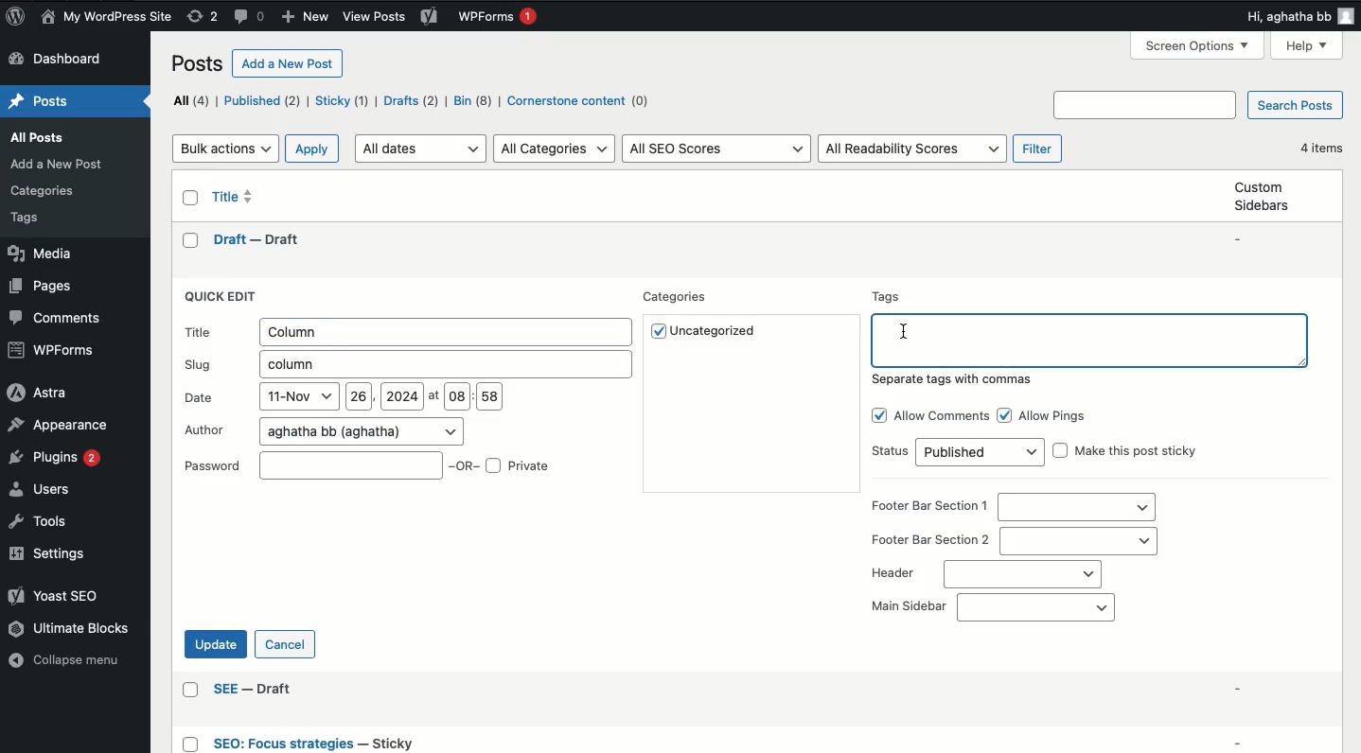  Describe the element at coordinates (1126, 448) in the screenshot. I see `Make this post sticky` at that location.